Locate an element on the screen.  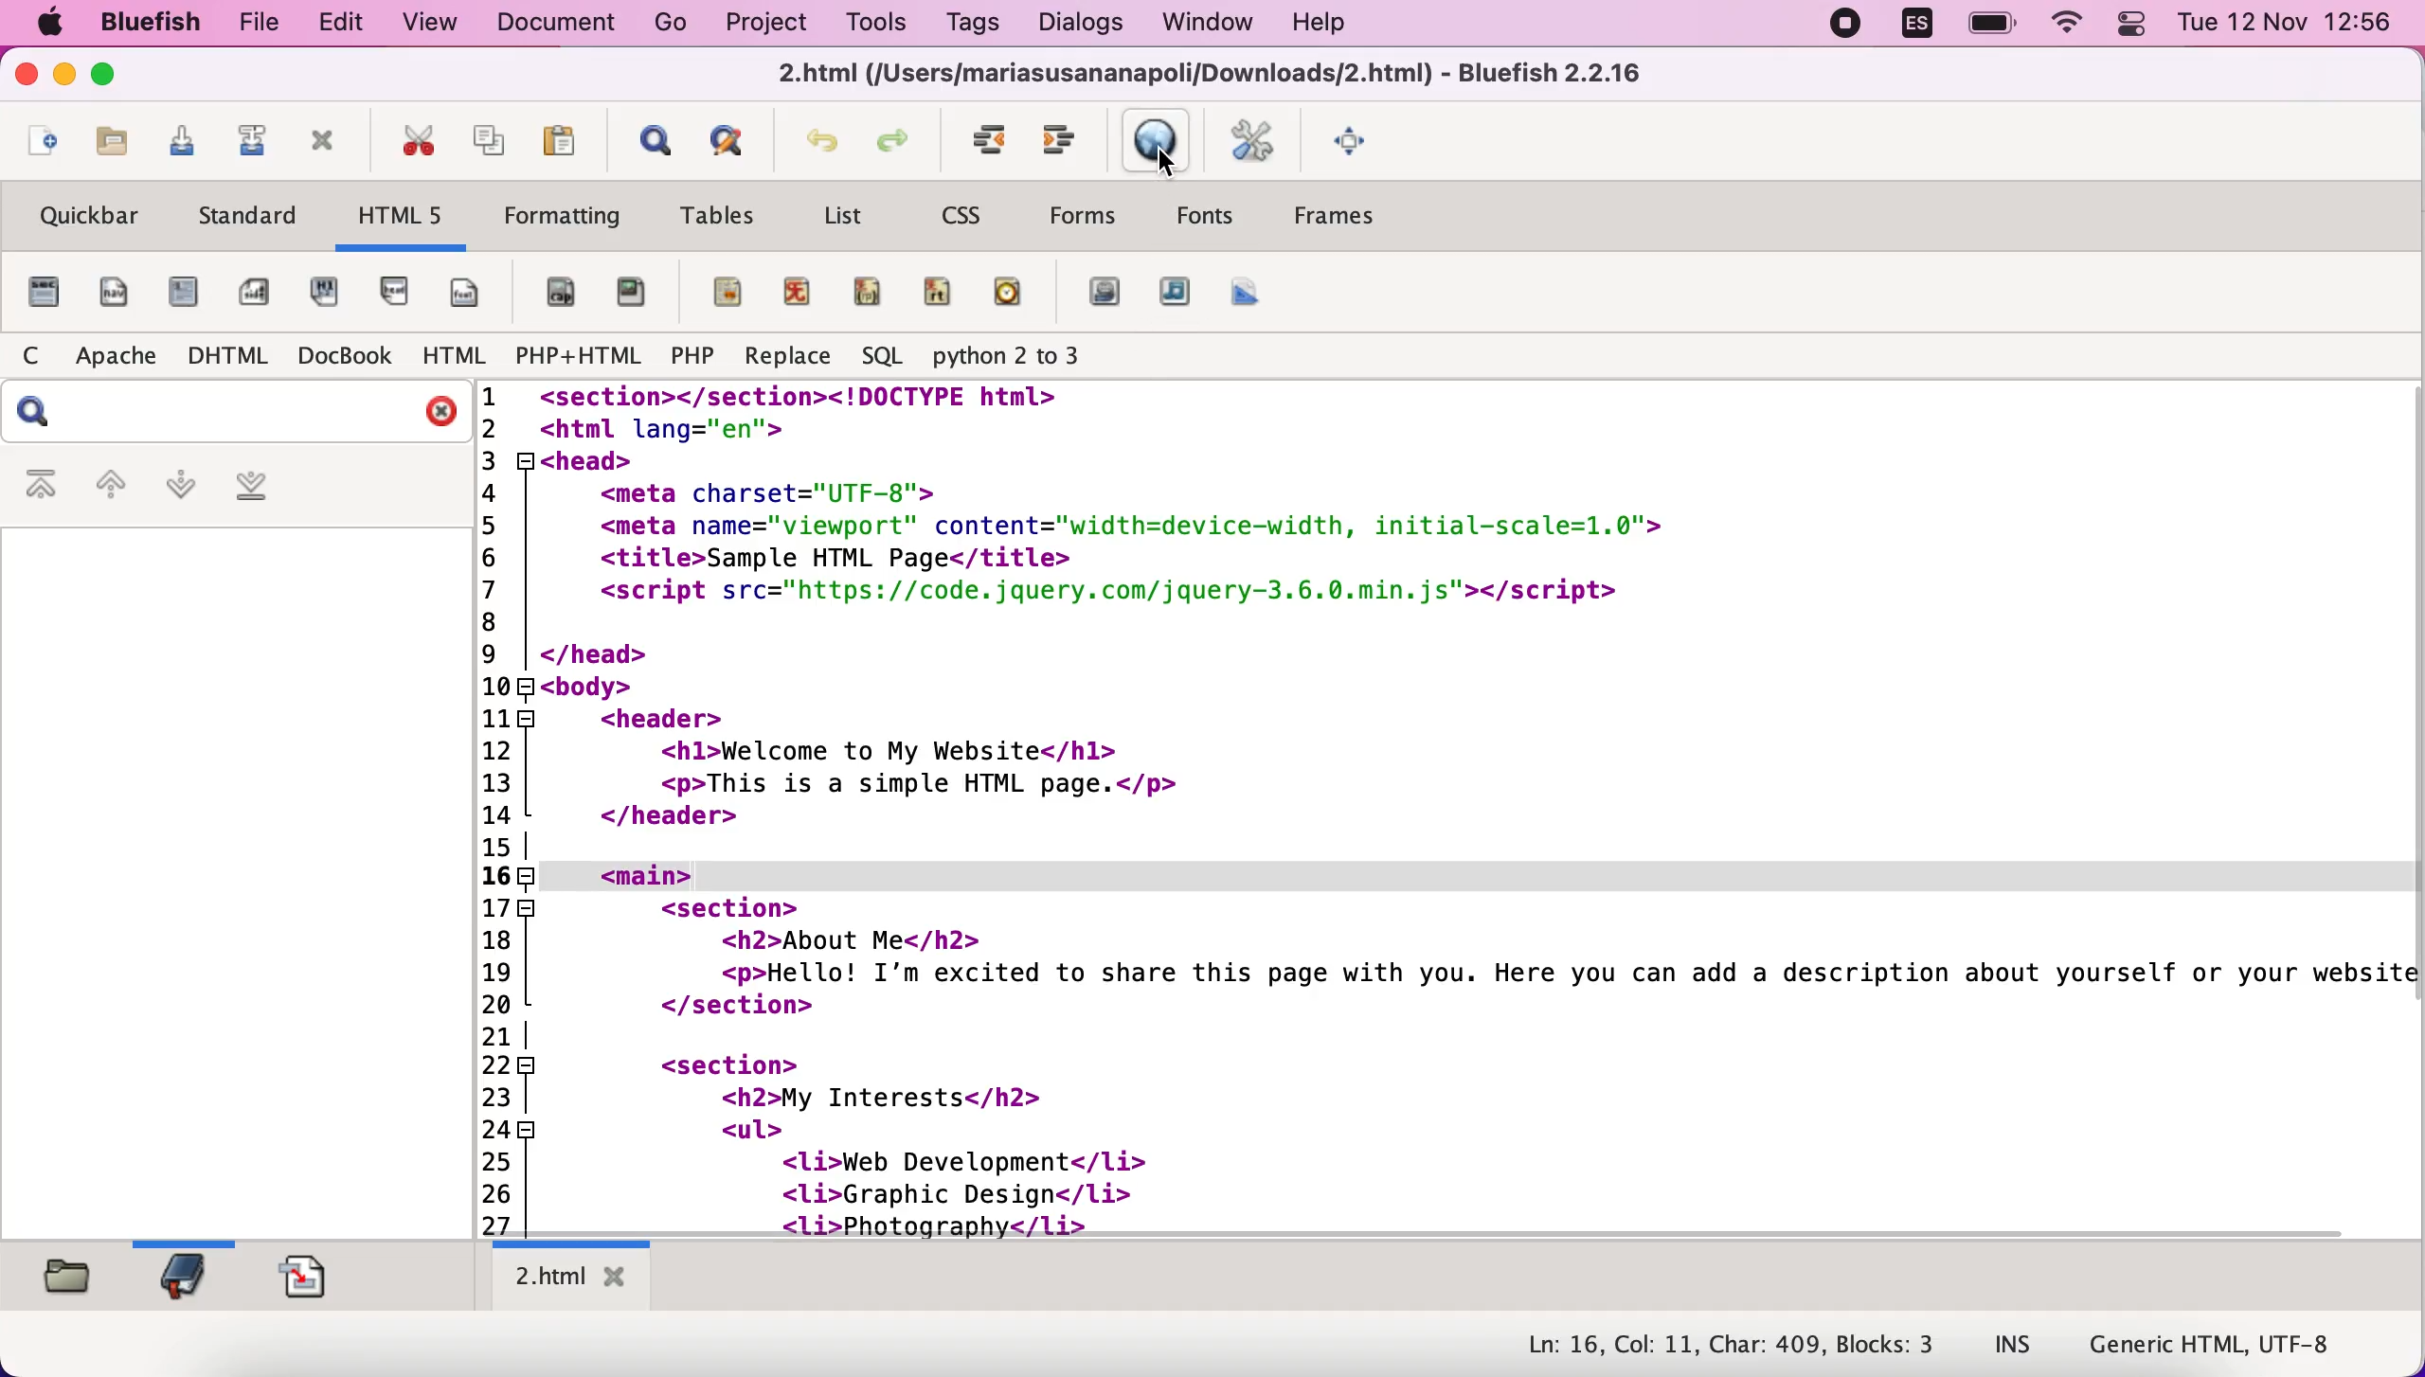
mac logo is located at coordinates (52, 27).